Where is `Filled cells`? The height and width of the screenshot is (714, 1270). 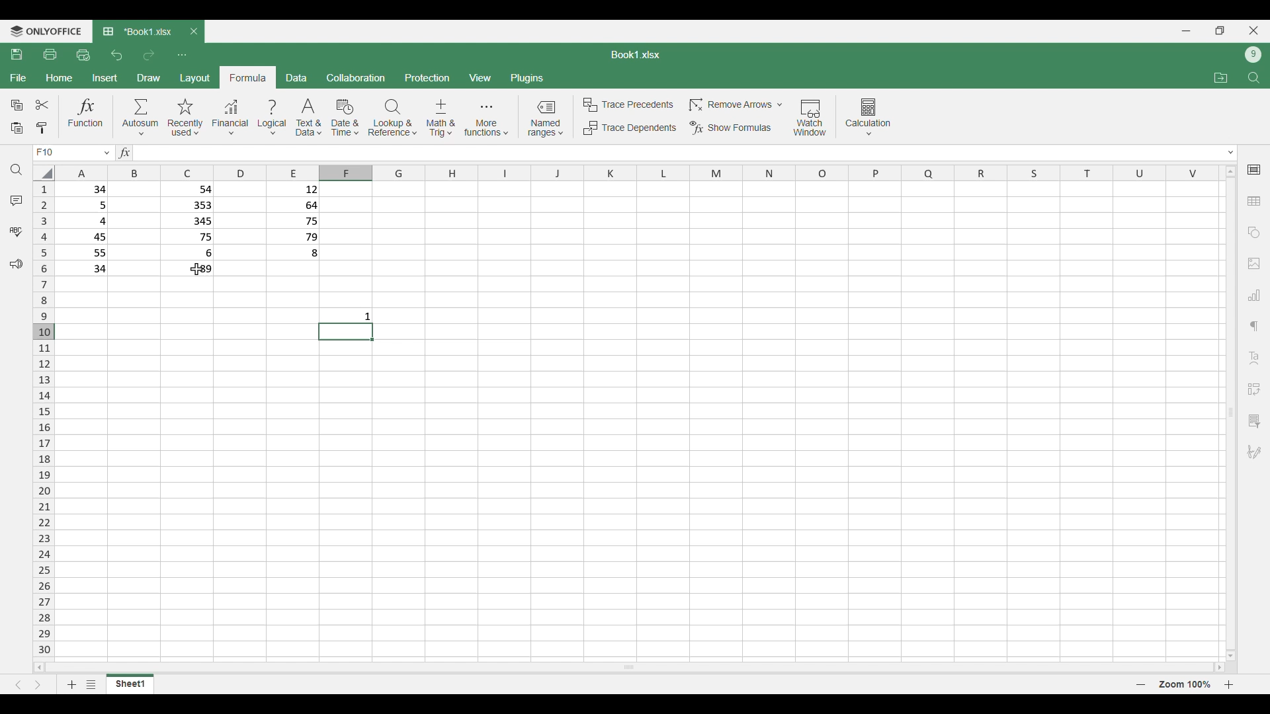
Filled cells is located at coordinates (86, 229).